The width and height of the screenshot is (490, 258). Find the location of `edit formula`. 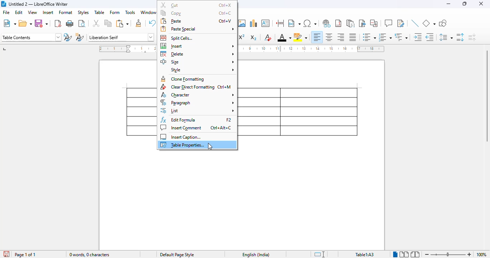

edit formula is located at coordinates (178, 119).